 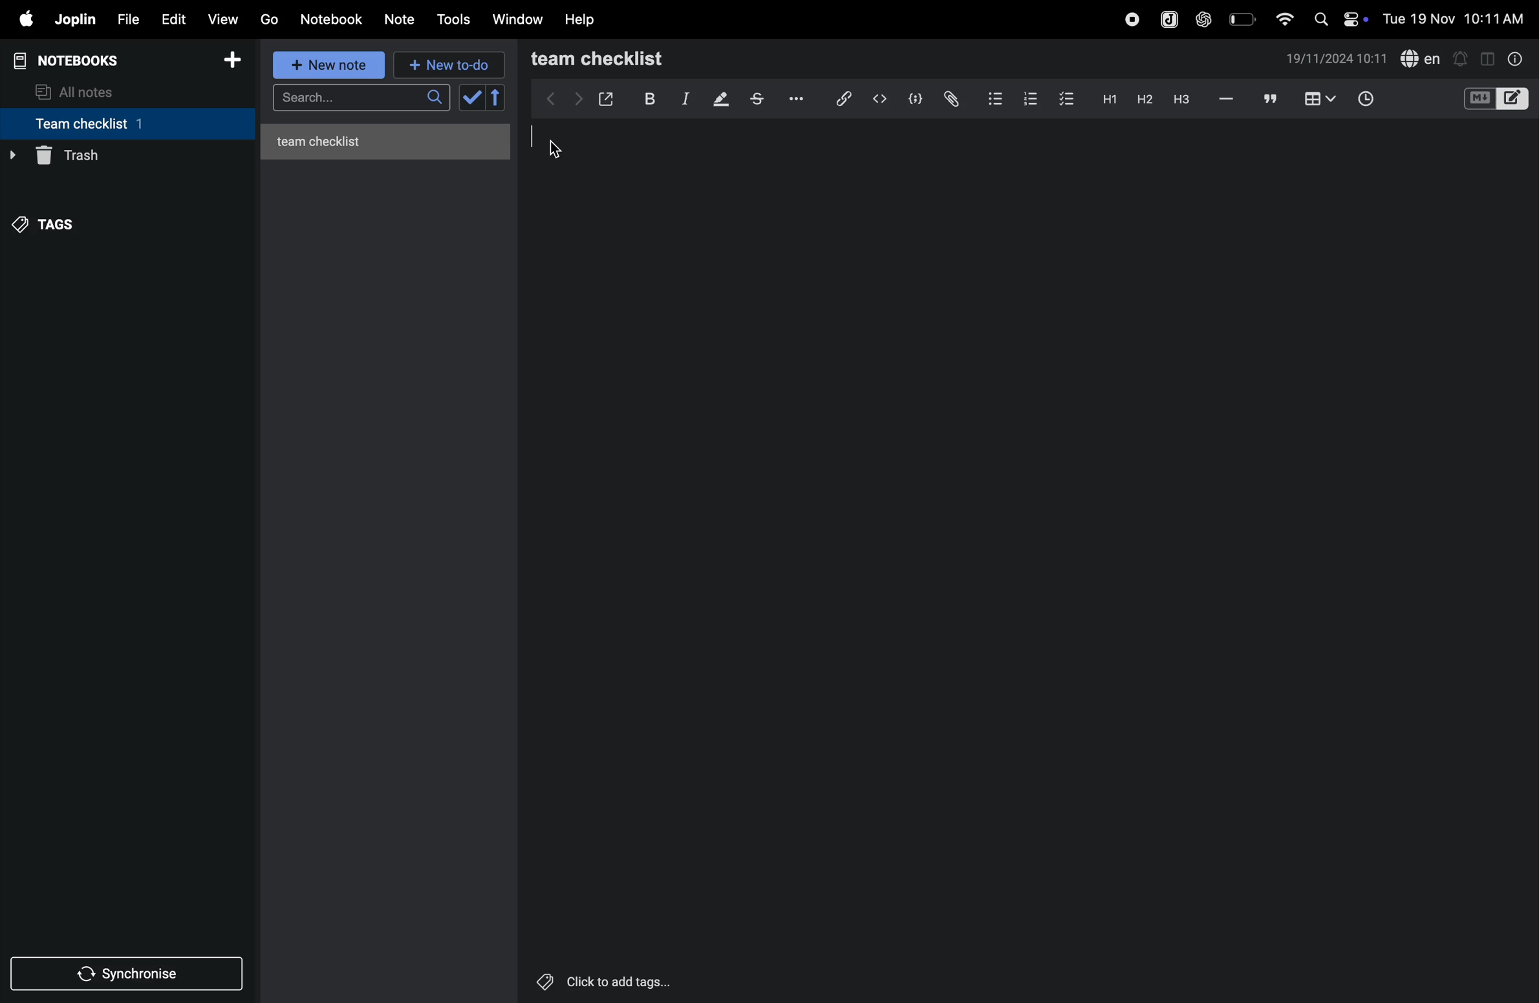 I want to click on options, so click(x=794, y=99).